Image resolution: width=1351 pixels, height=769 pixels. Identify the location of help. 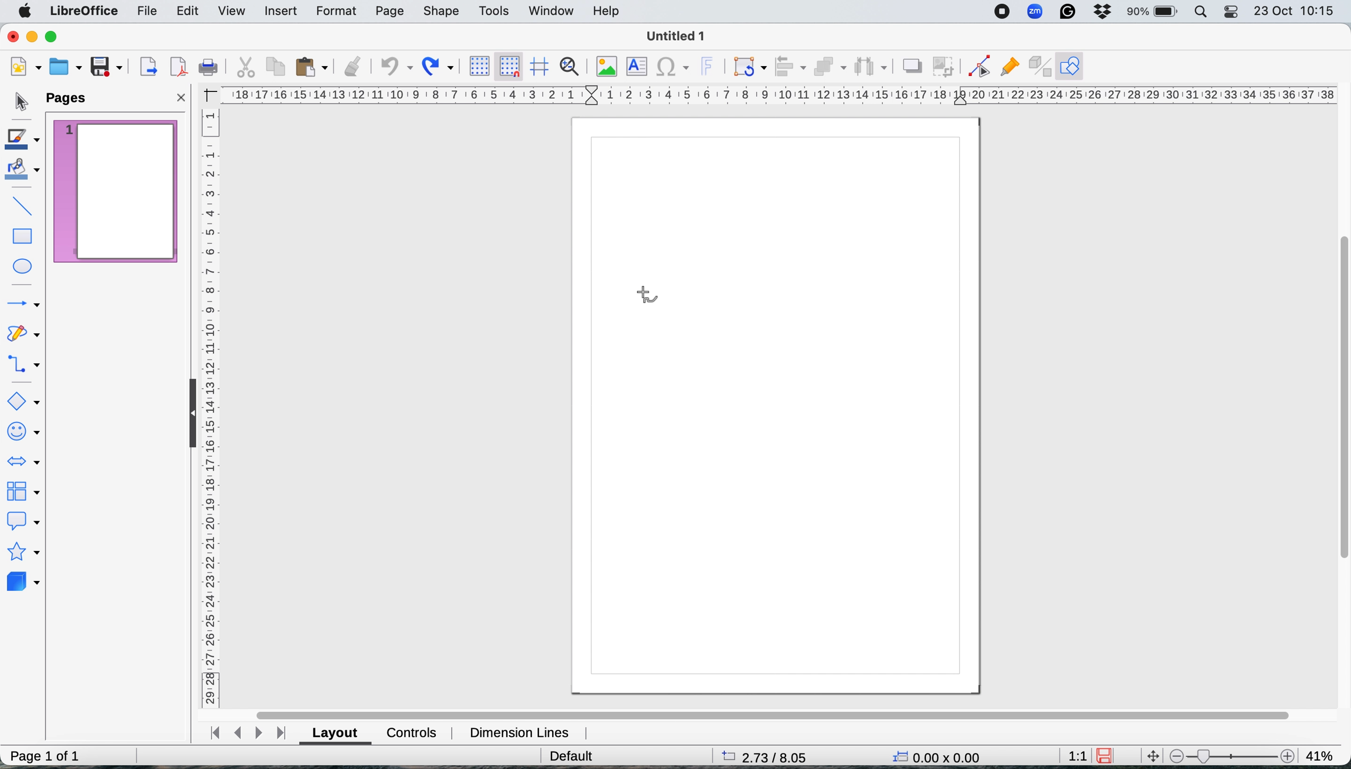
(610, 12).